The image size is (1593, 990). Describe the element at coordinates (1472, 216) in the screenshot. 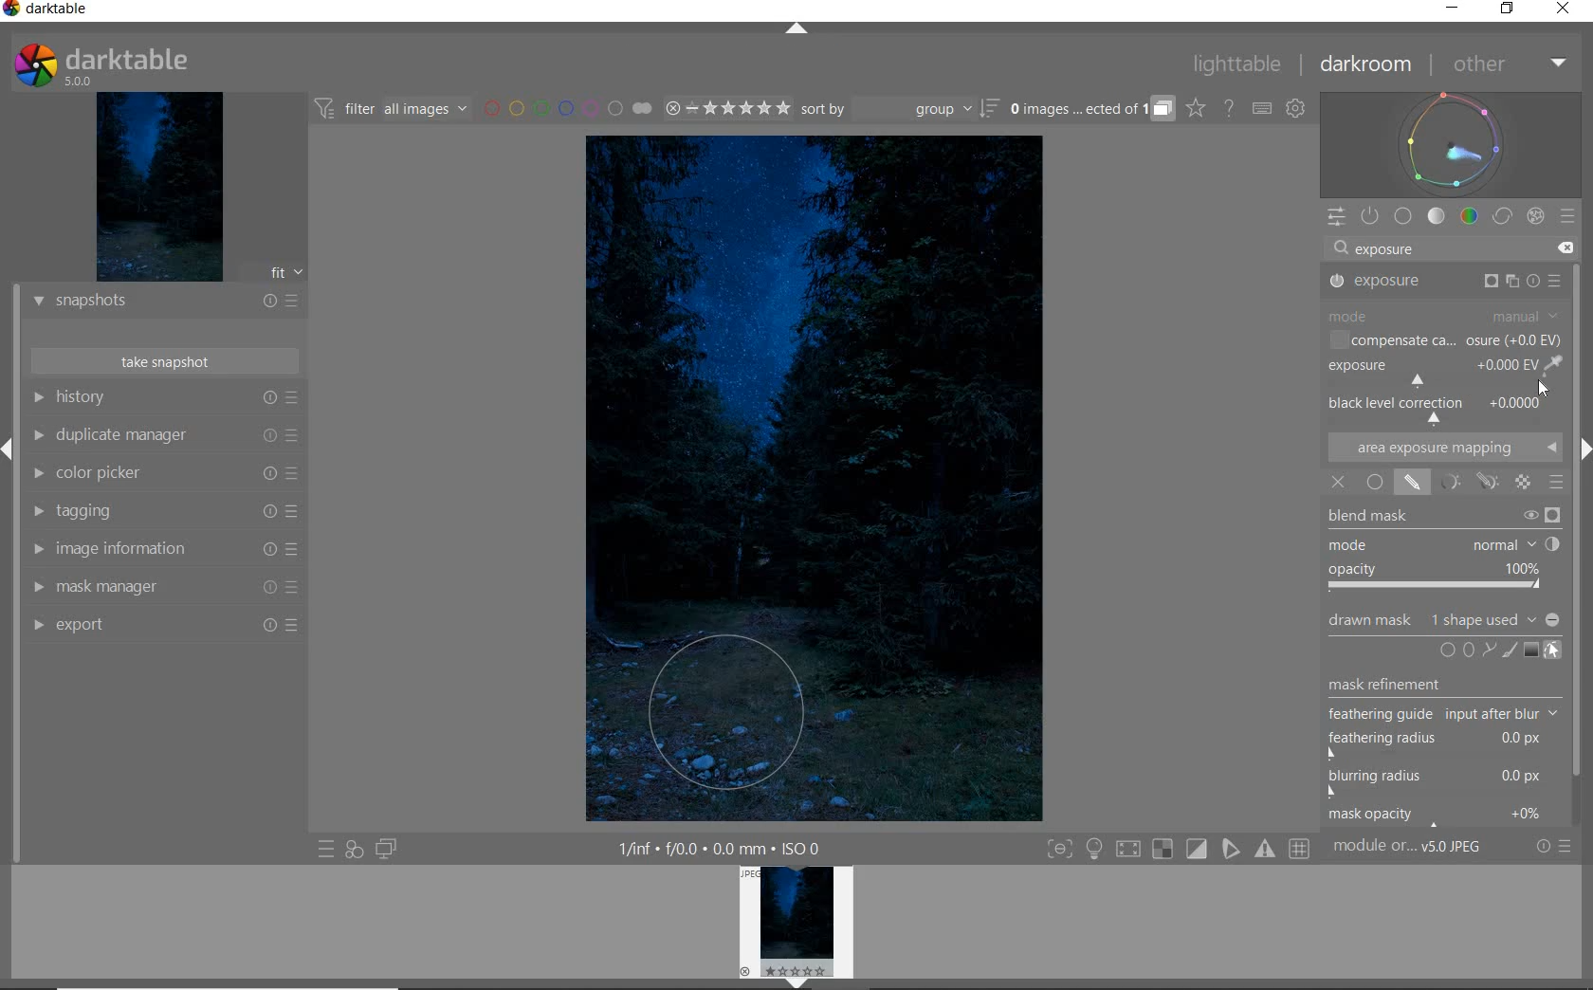

I see `COLOR` at that location.